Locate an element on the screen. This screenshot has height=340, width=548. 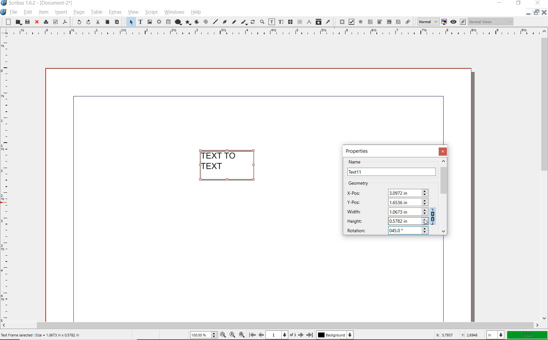
copy item properties is located at coordinates (319, 21).